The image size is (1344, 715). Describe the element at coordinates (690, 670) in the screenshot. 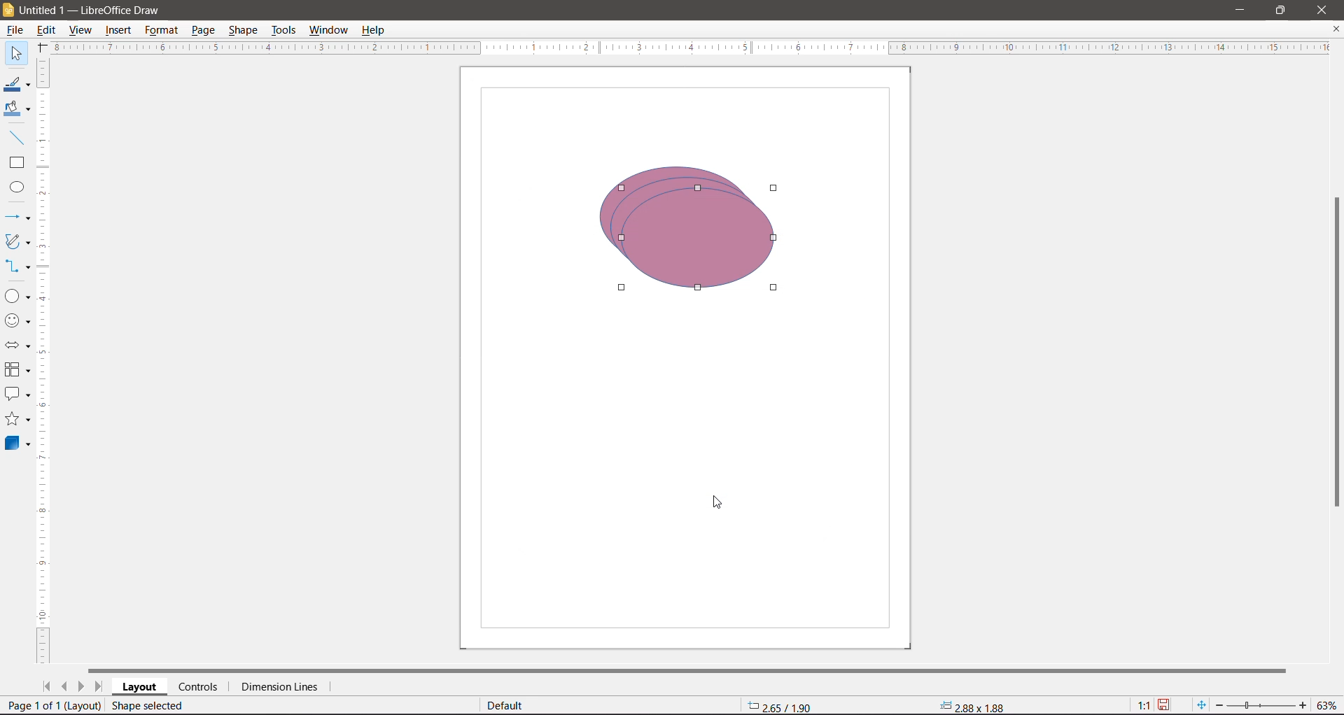

I see `Horizontal Scroll Bar` at that location.